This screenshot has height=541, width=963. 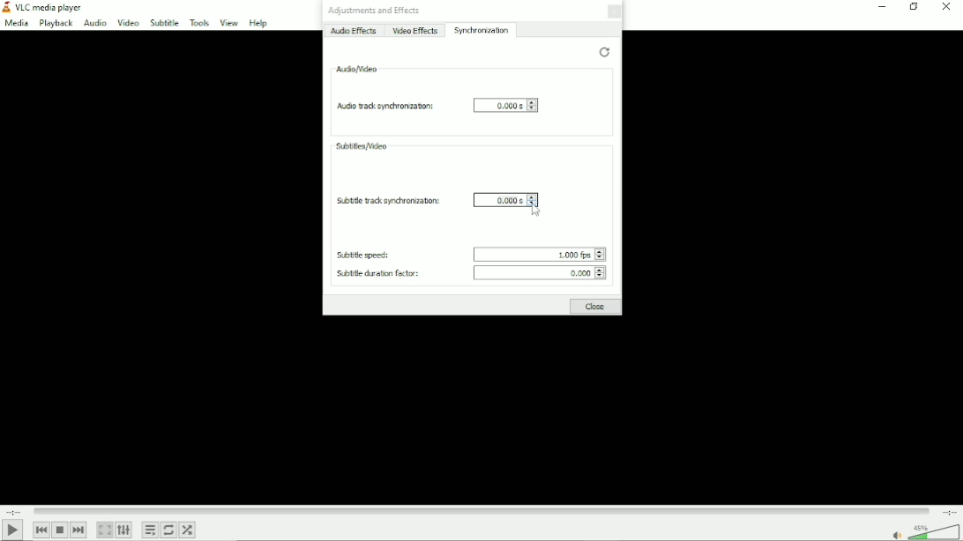 What do you see at coordinates (605, 52) in the screenshot?
I see `Restore` at bounding box center [605, 52].